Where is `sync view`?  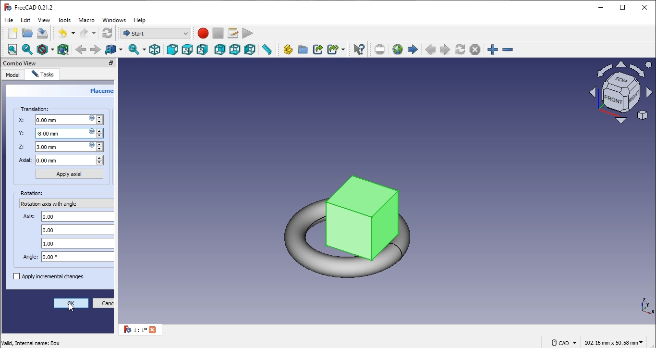
sync view is located at coordinates (136, 50).